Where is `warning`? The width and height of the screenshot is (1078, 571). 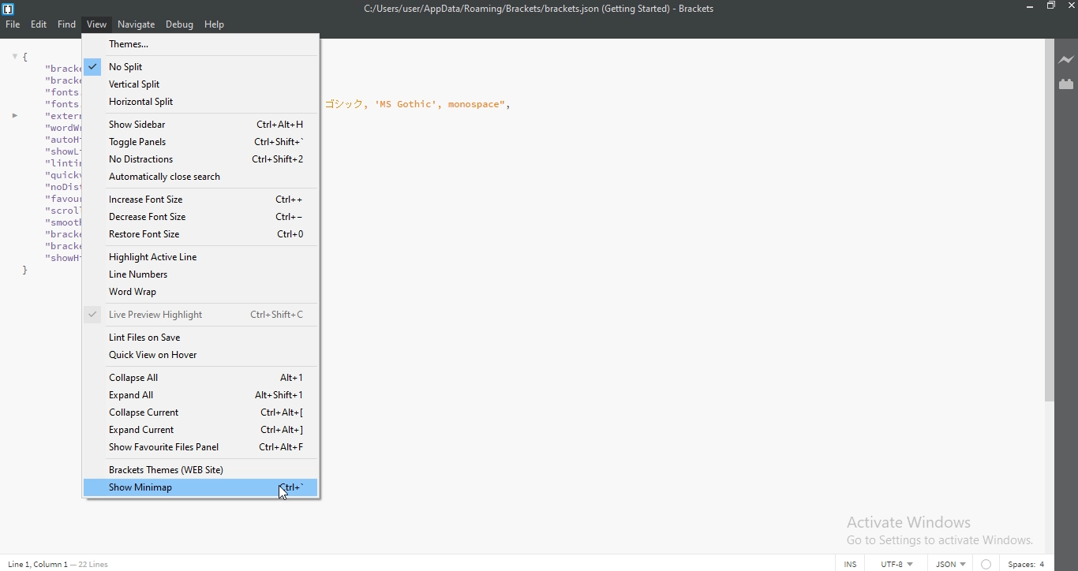
warning is located at coordinates (986, 563).